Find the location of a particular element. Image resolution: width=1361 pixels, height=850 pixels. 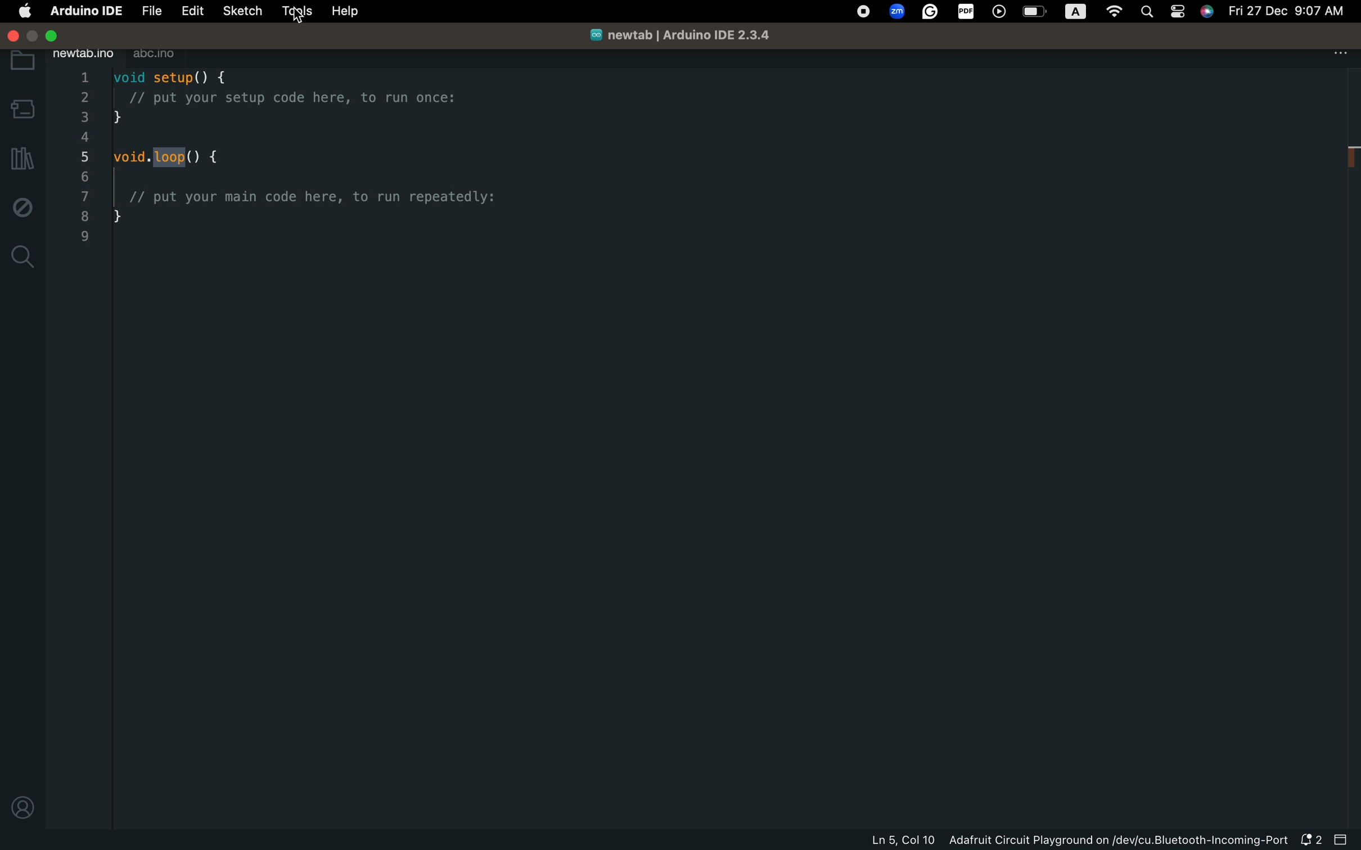

file setting is located at coordinates (1339, 53).